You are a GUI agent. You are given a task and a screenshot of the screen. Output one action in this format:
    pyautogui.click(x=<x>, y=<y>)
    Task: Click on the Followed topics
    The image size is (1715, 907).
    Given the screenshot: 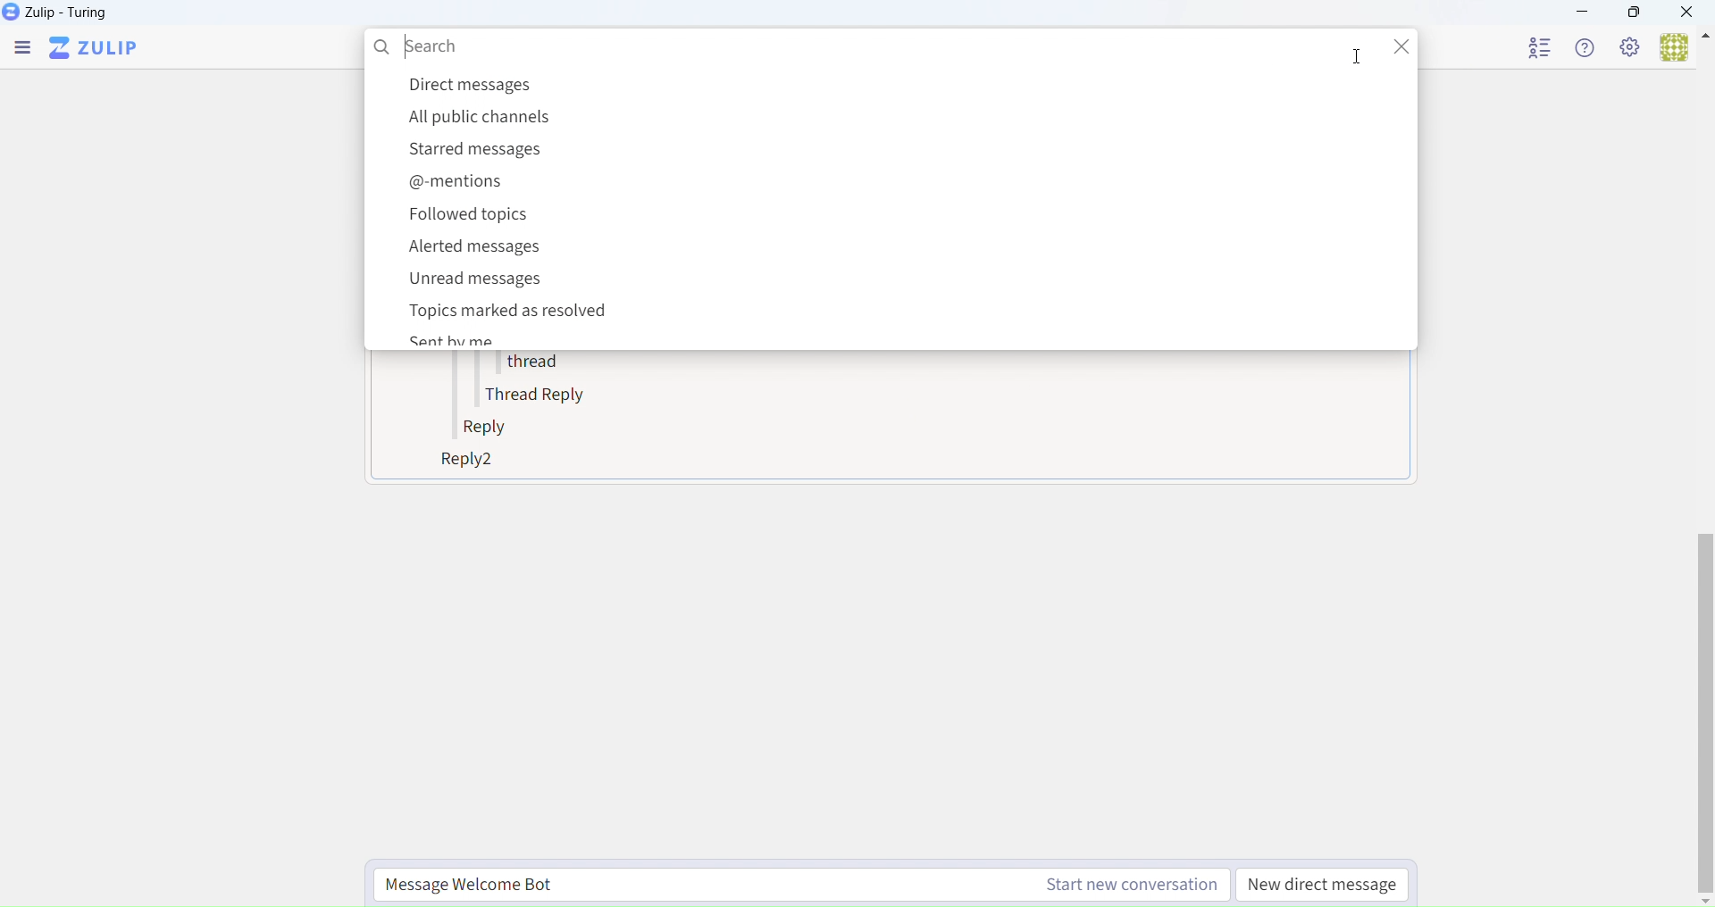 What is the action you would take?
    pyautogui.click(x=471, y=219)
    